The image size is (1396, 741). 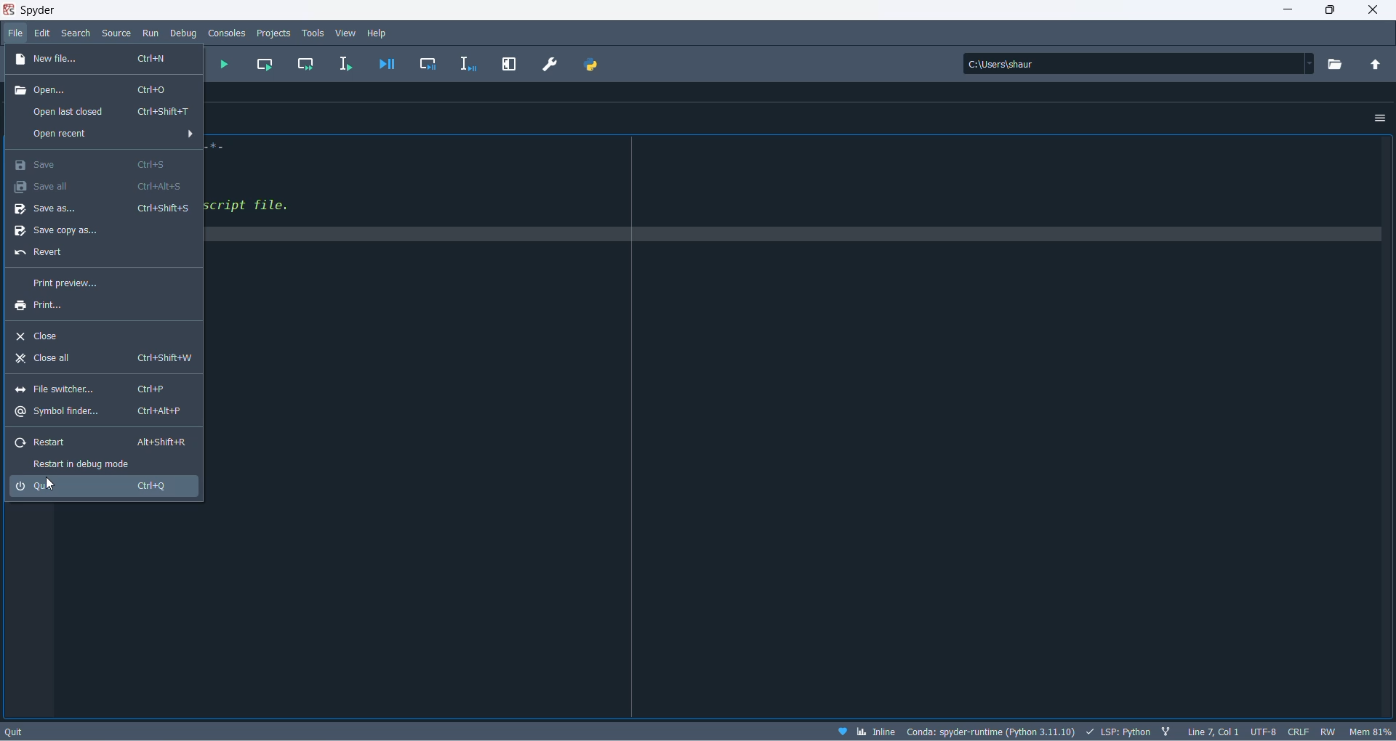 I want to click on print preview, so click(x=103, y=285).